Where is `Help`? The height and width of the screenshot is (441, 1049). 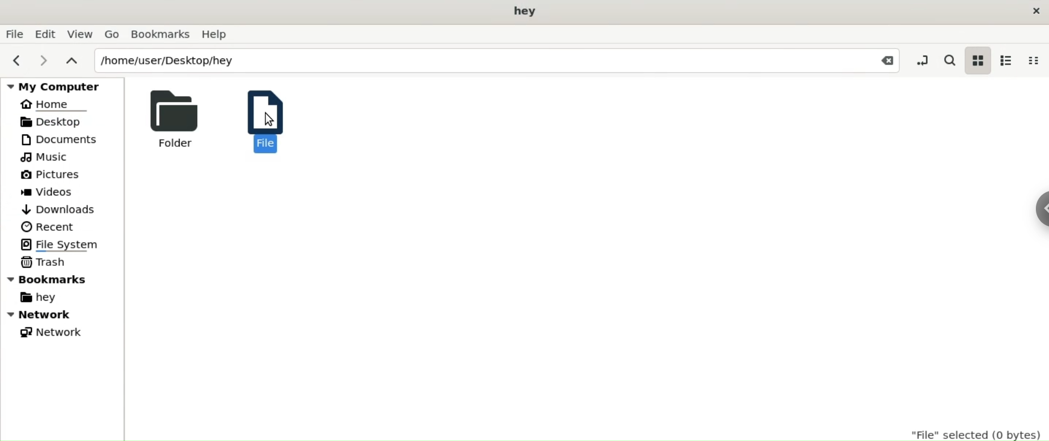 Help is located at coordinates (218, 34).